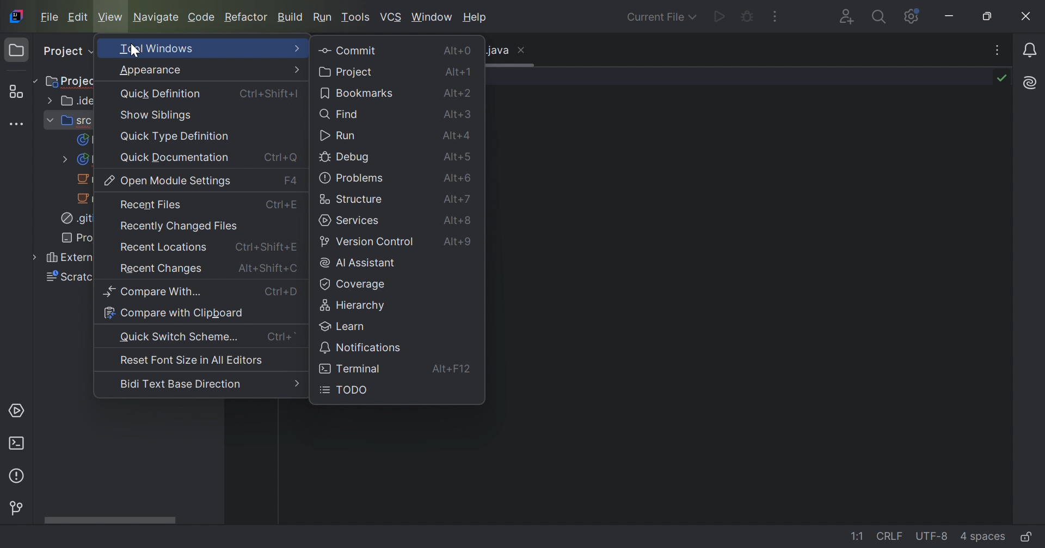 This screenshot has height=548, width=1045. What do you see at coordinates (151, 205) in the screenshot?
I see `Recent Files` at bounding box center [151, 205].